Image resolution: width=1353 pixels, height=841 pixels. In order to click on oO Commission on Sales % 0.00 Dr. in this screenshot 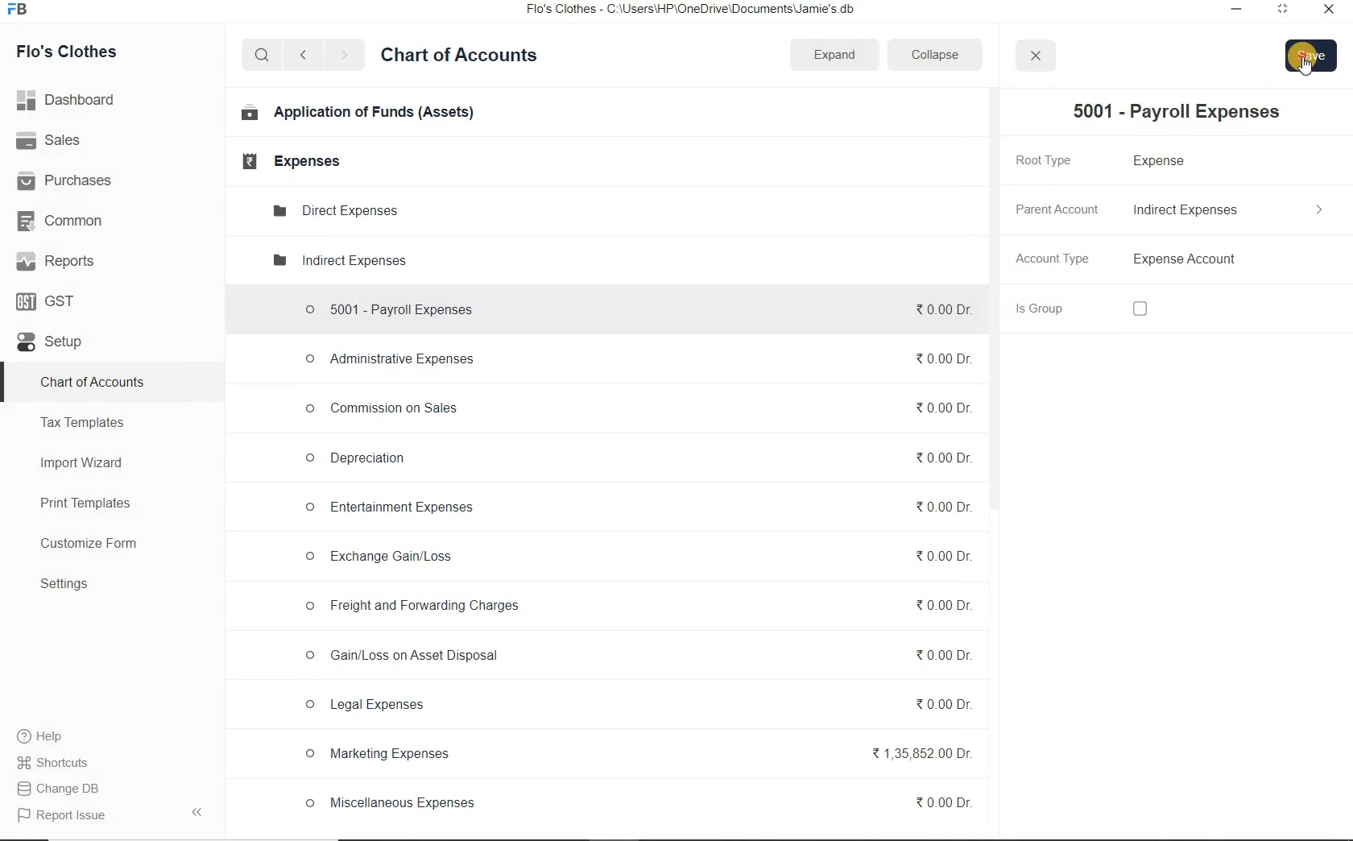, I will do `click(633, 406)`.